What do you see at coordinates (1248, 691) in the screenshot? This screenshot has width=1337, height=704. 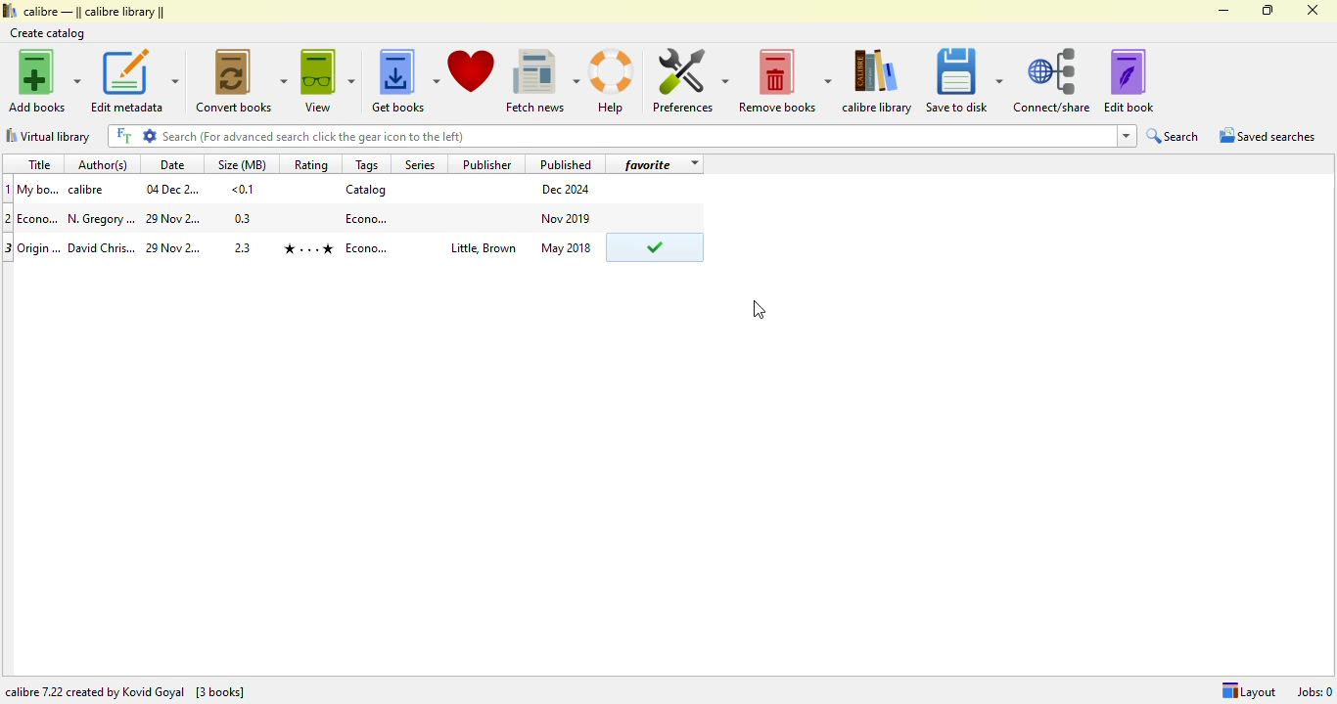 I see `Layout` at bounding box center [1248, 691].